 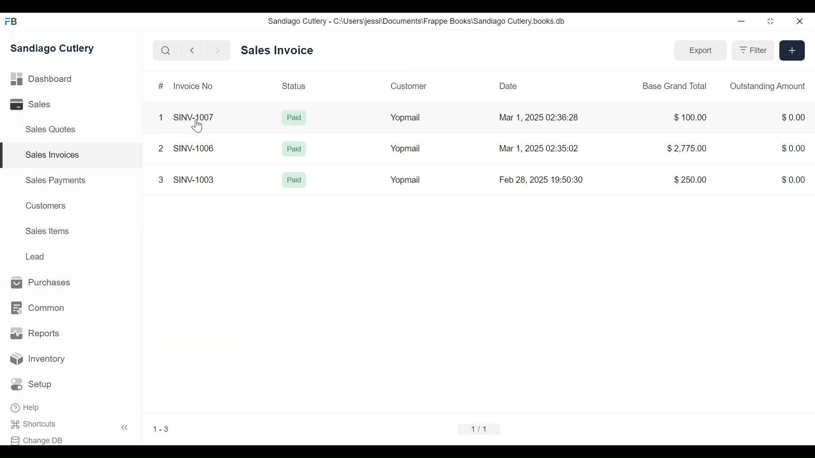 I want to click on $250.00, so click(x=690, y=179).